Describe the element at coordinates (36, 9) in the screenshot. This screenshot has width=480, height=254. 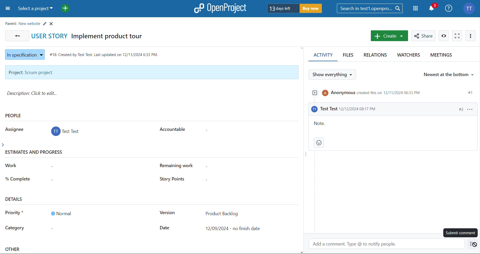
I see `Select a project` at that location.